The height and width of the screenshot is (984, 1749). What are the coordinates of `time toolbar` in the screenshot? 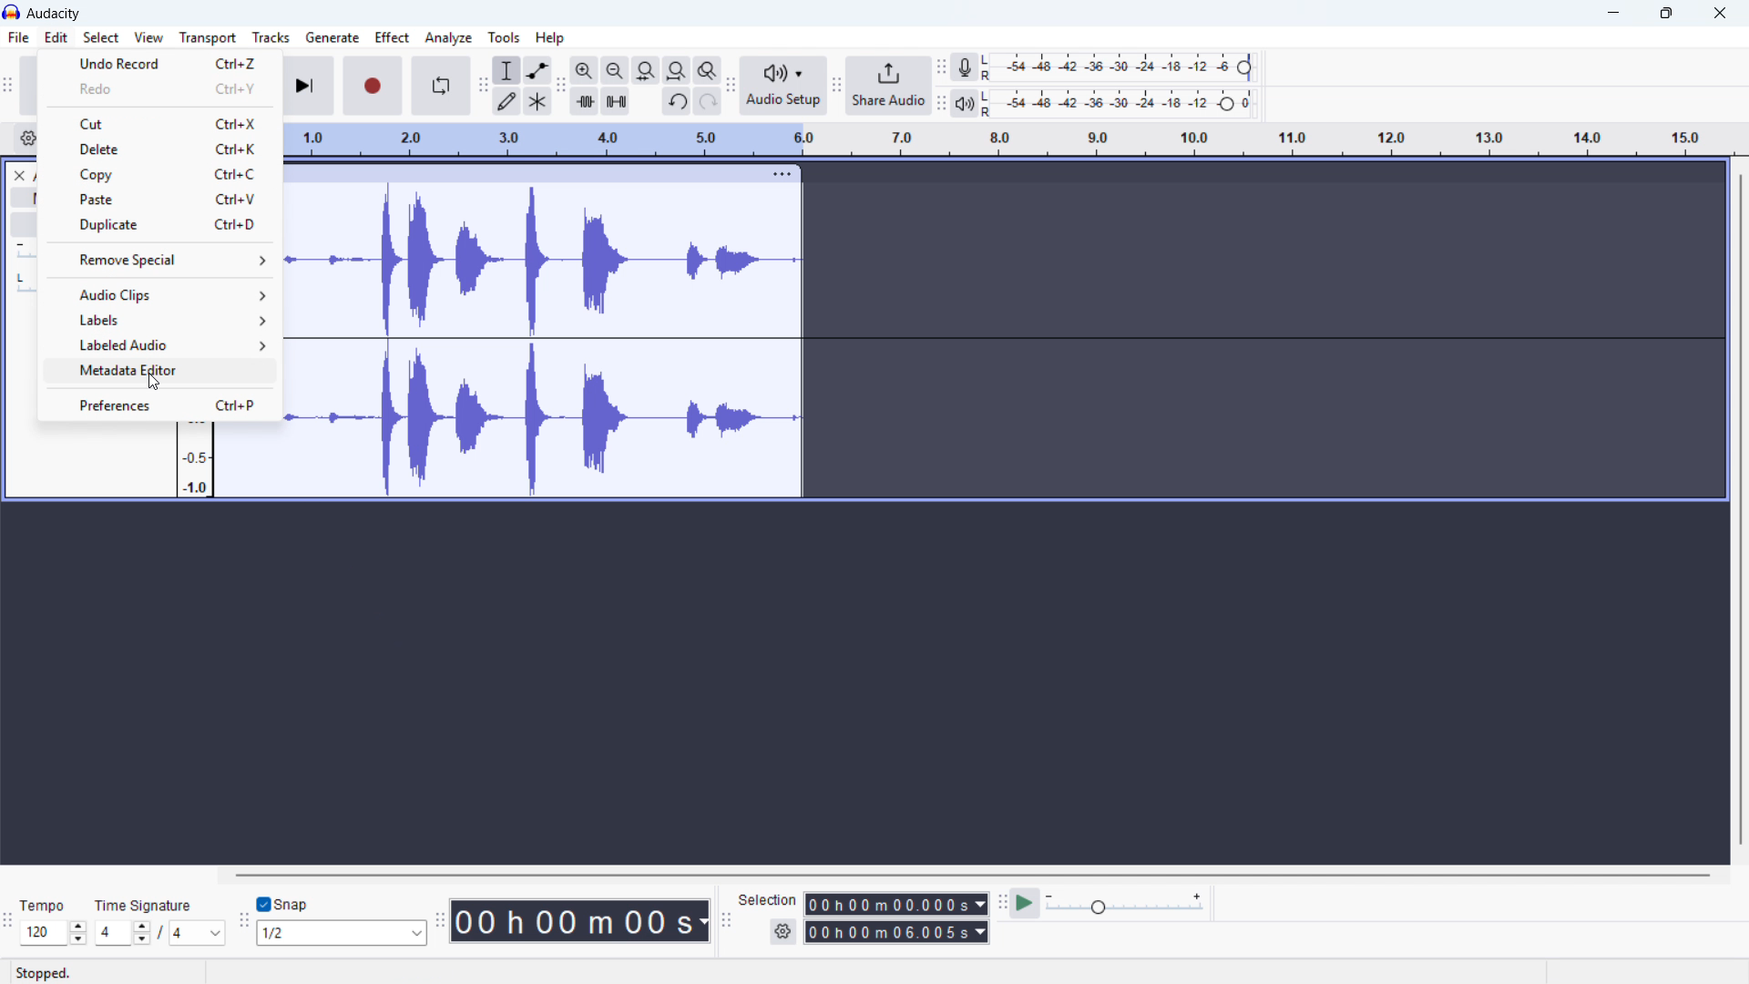 It's located at (440, 922).